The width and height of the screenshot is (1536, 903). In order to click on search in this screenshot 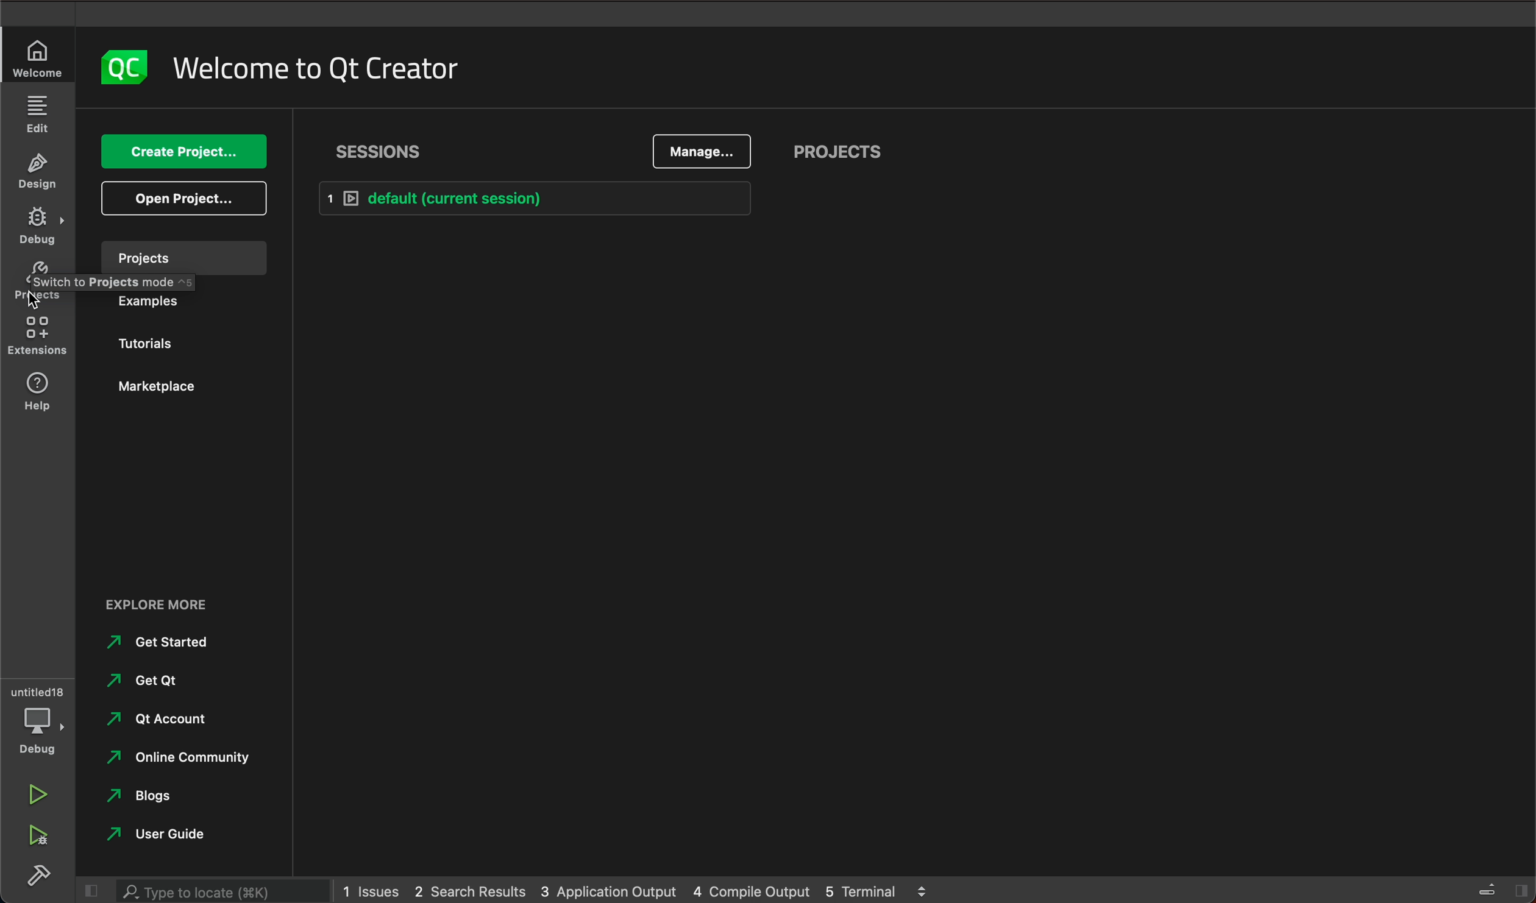, I will do `click(223, 892)`.